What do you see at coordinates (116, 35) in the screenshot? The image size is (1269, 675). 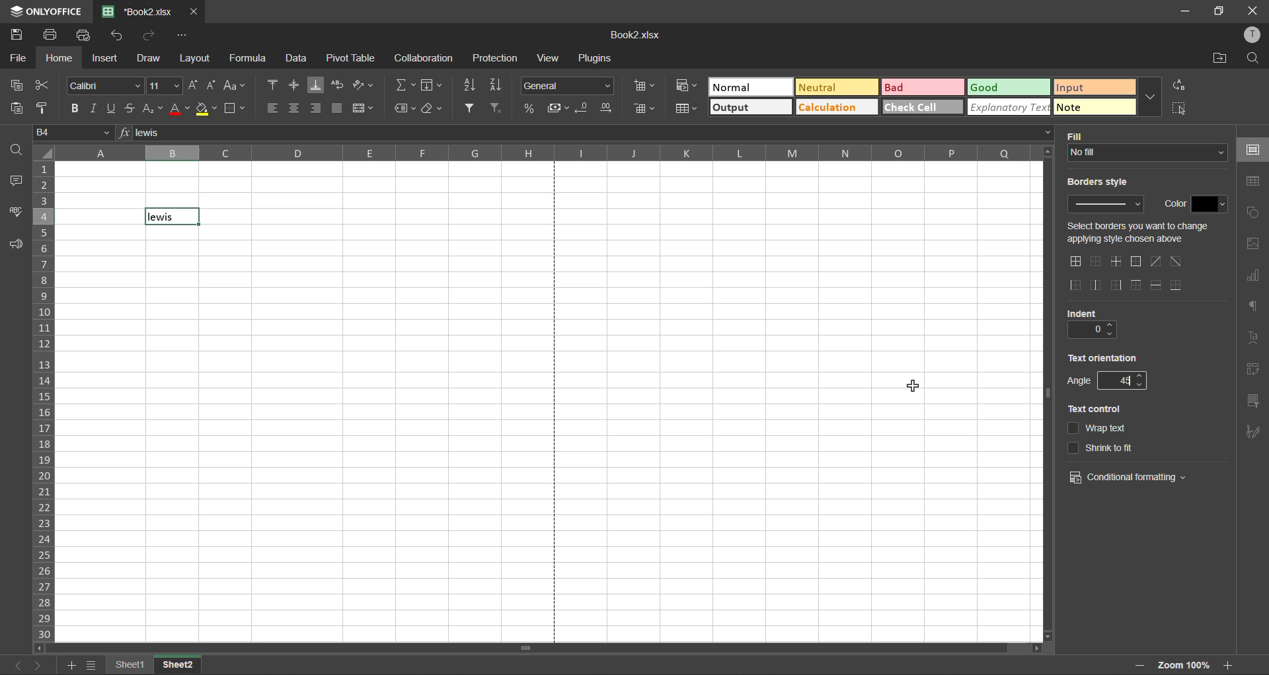 I see `undo` at bounding box center [116, 35].